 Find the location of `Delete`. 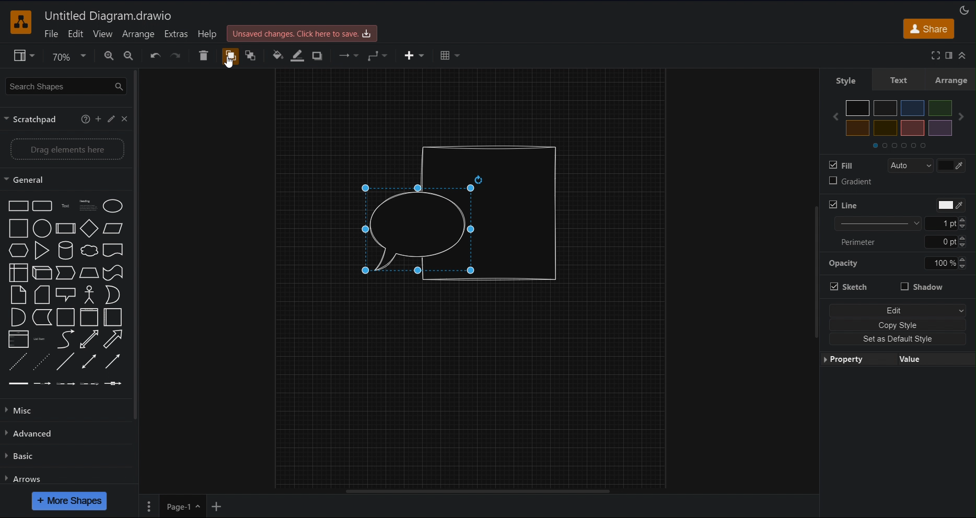

Delete is located at coordinates (204, 55).